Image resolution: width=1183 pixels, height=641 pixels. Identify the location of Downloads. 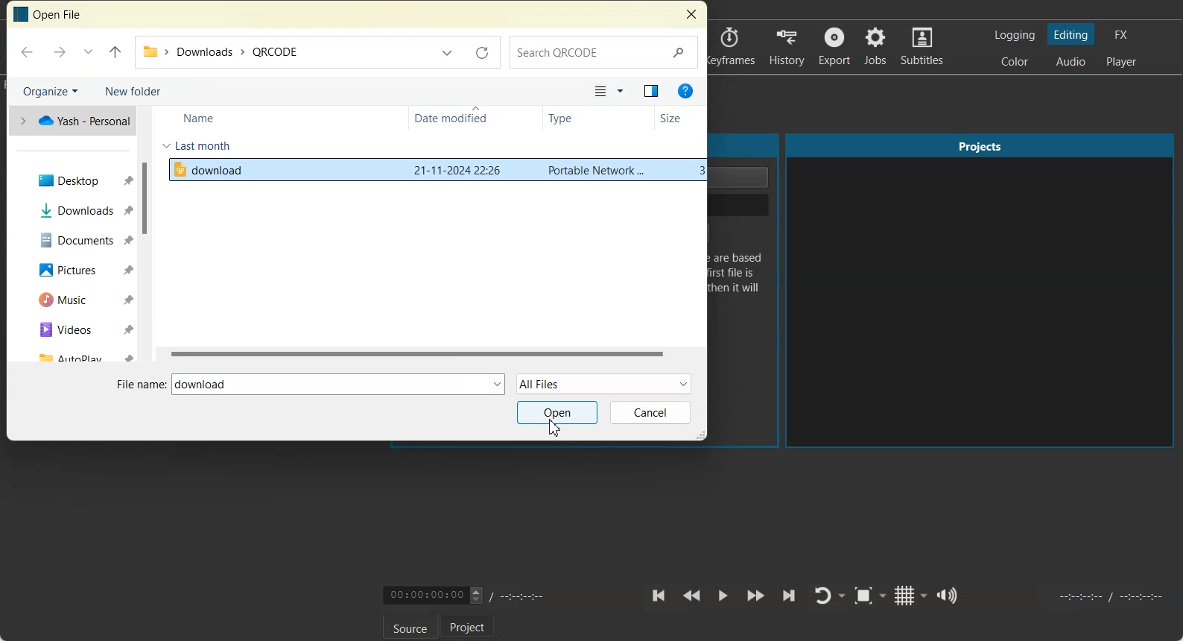
(79, 209).